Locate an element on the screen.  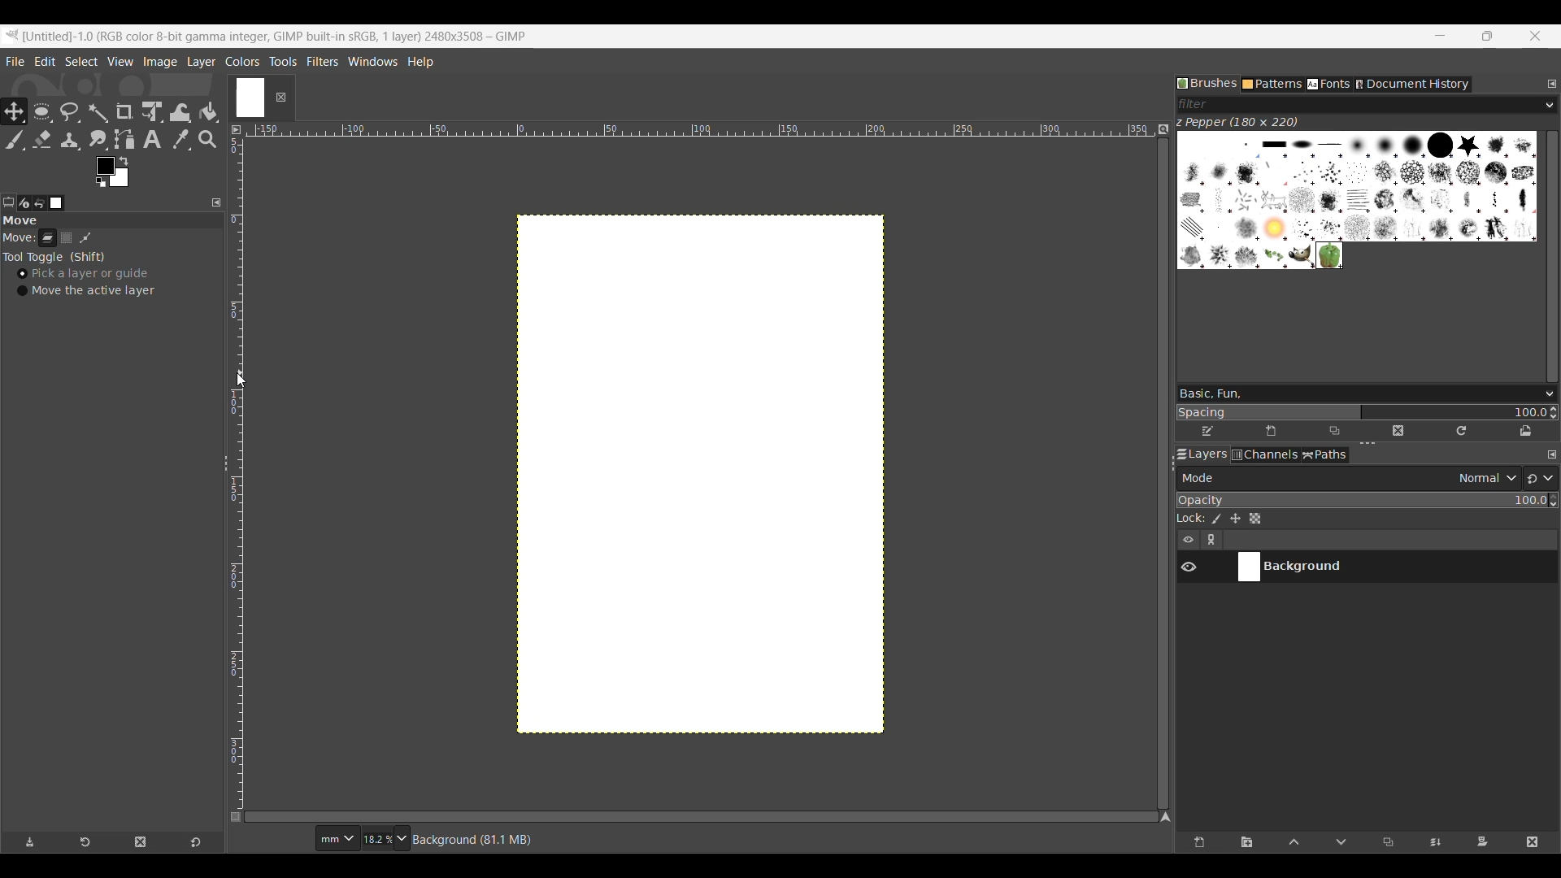
Pick a layer or guide, toggle on is located at coordinates (83, 274).